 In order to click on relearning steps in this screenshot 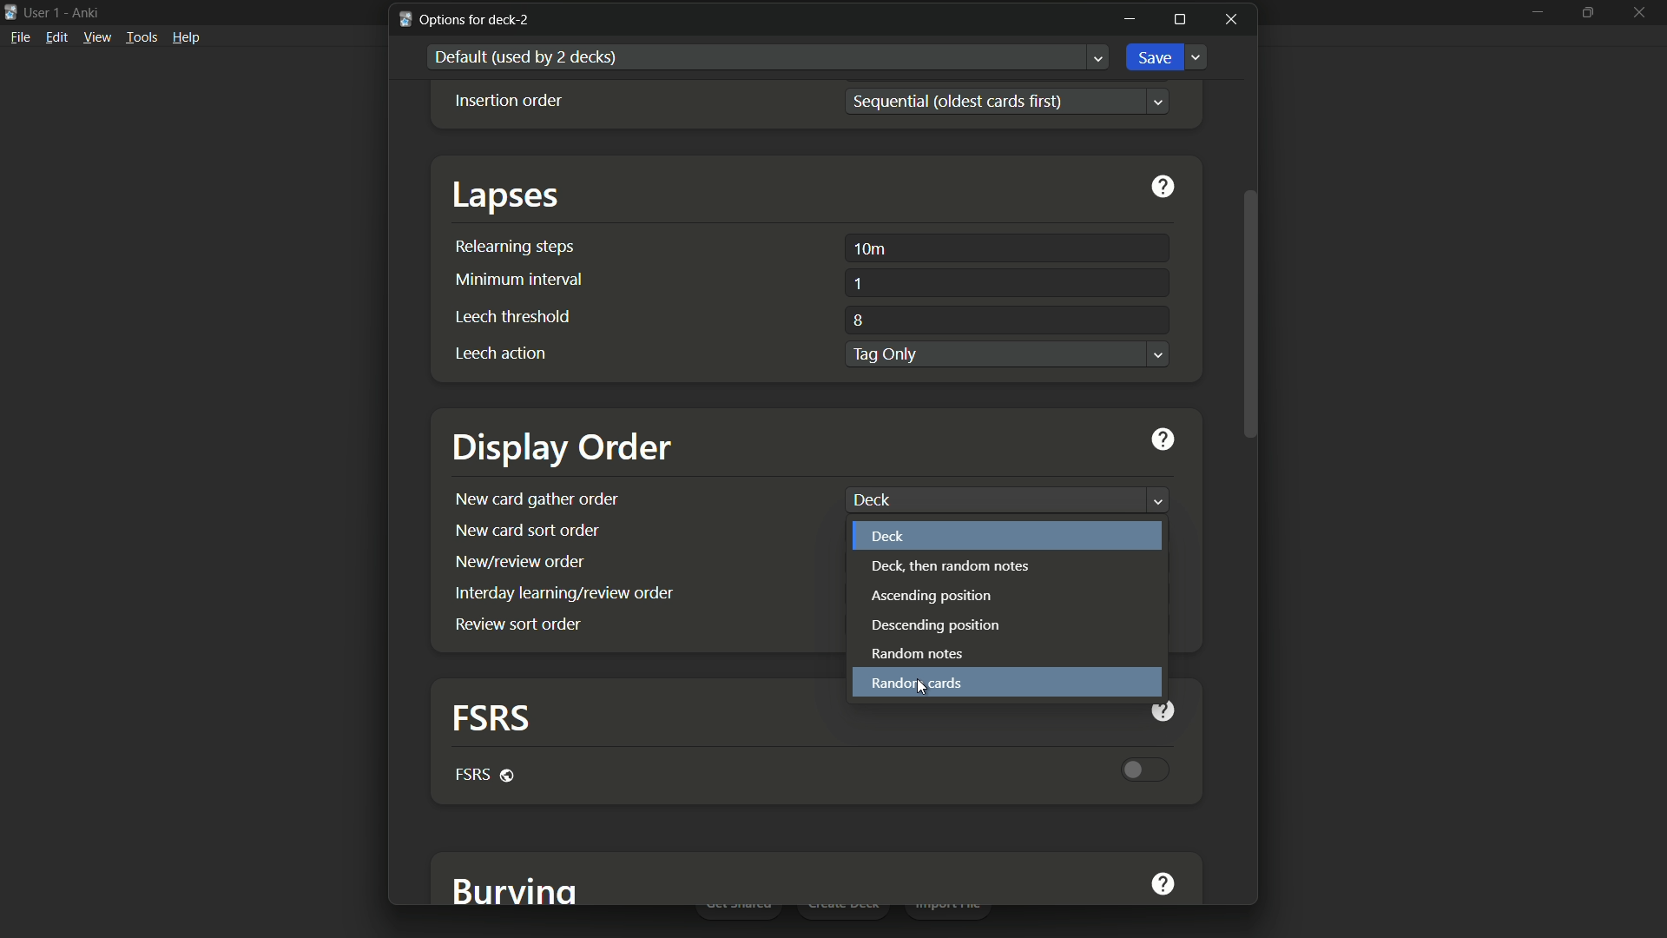, I will do `click(515, 247)`.